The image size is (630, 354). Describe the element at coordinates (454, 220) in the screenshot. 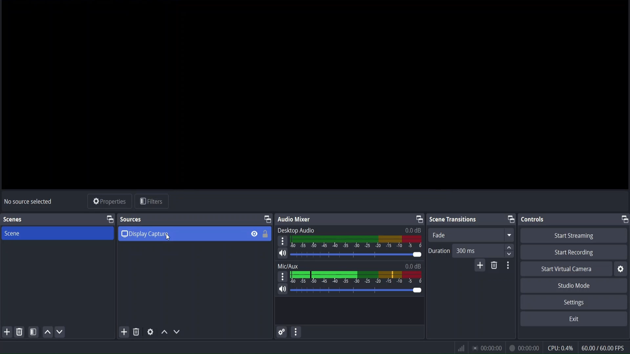

I see `scene transitions` at that location.